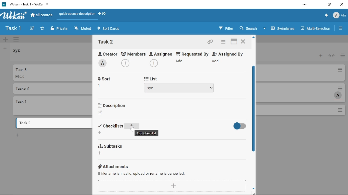 The width and height of the screenshot is (348, 195). Describe the element at coordinates (105, 53) in the screenshot. I see `Creator` at that location.